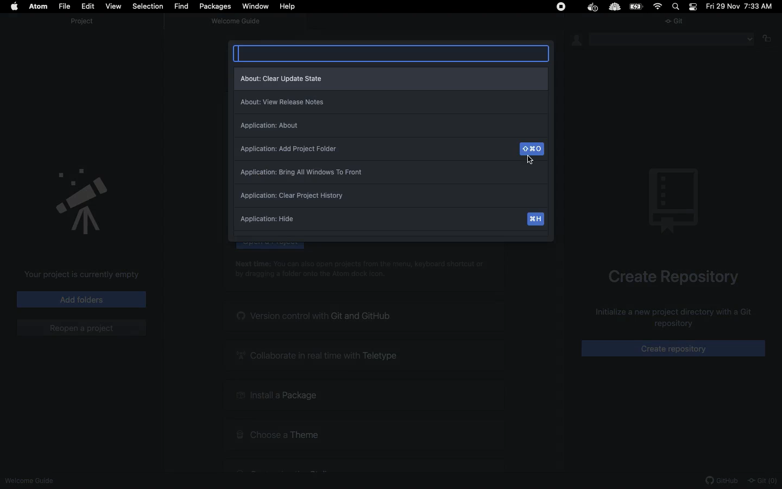 This screenshot has height=489, width=782. I want to click on Github, so click(722, 481).